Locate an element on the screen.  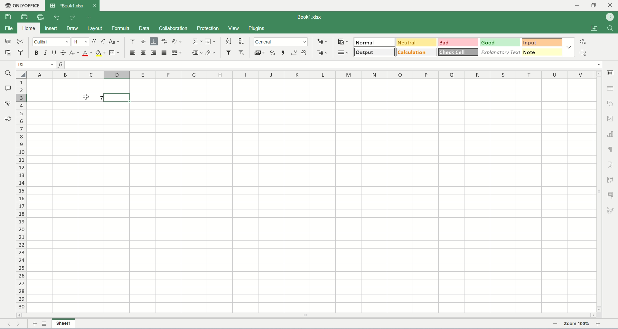
note is located at coordinates (542, 52).